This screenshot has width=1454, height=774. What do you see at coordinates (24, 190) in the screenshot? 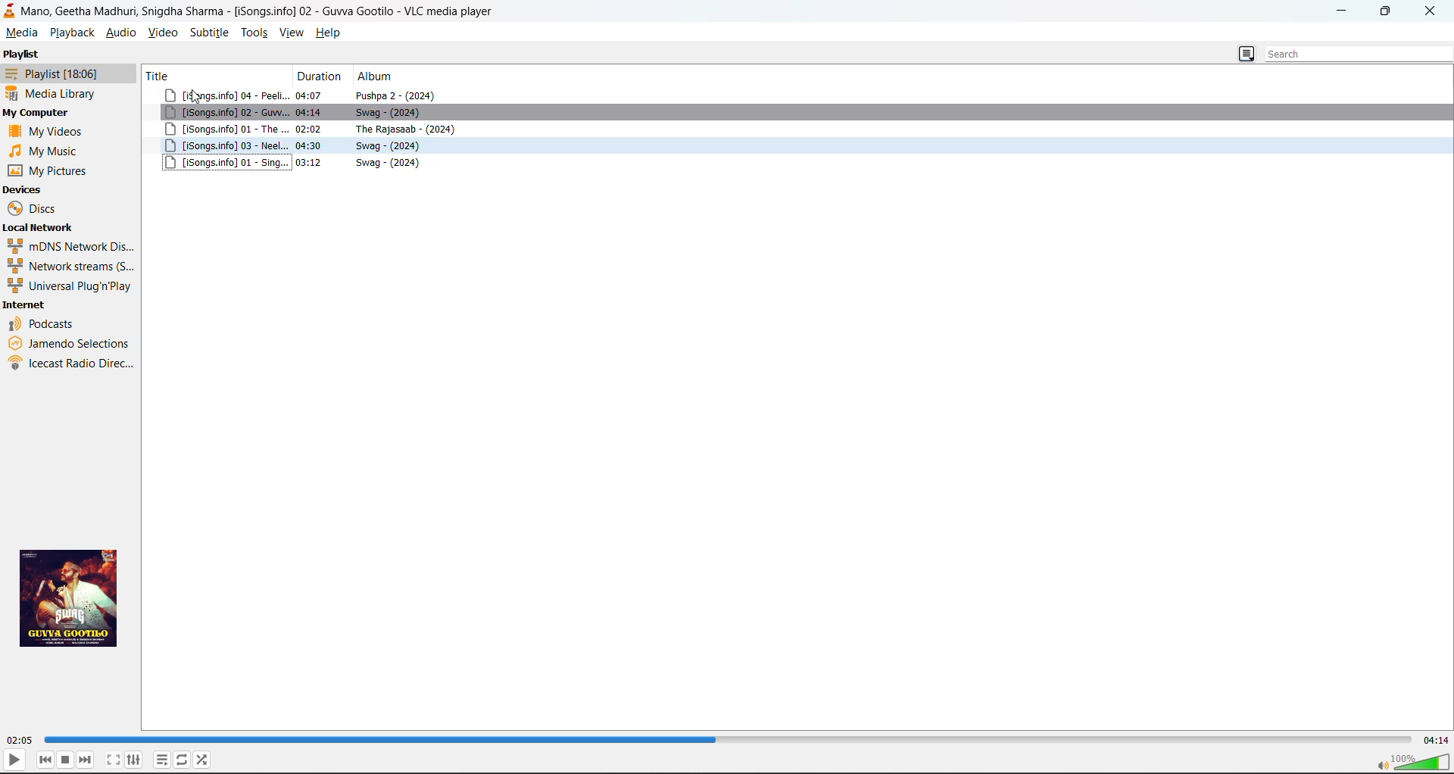
I see `devices` at bounding box center [24, 190].